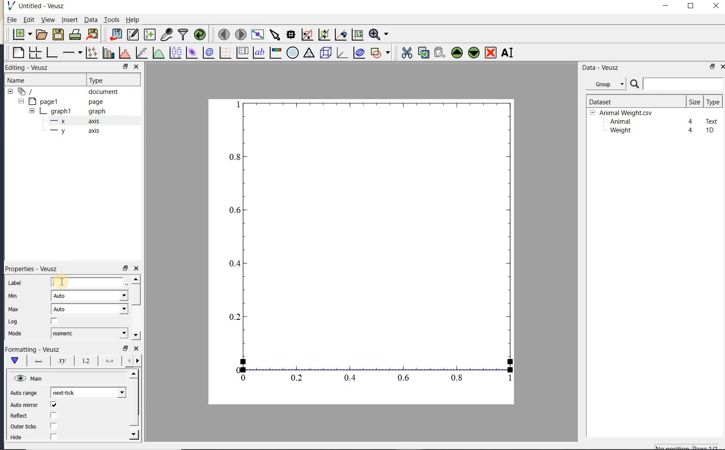 This screenshot has height=450, width=725. I want to click on close, so click(716, 6).